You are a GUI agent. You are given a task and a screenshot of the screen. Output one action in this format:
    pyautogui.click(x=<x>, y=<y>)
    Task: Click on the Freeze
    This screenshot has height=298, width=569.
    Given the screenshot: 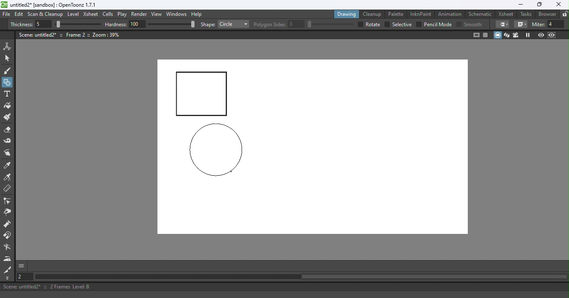 What is the action you would take?
    pyautogui.click(x=528, y=35)
    